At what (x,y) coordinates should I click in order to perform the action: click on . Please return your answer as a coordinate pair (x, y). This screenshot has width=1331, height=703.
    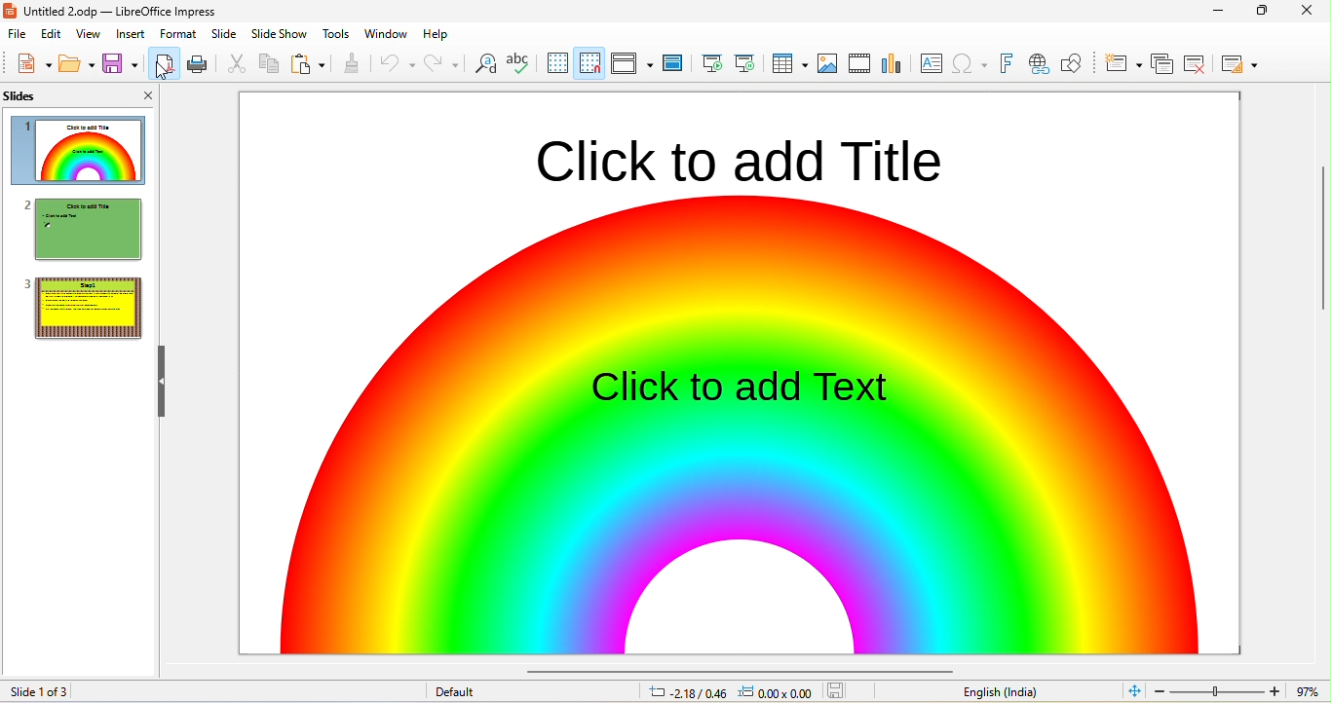
    Looking at the image, I should click on (309, 62).